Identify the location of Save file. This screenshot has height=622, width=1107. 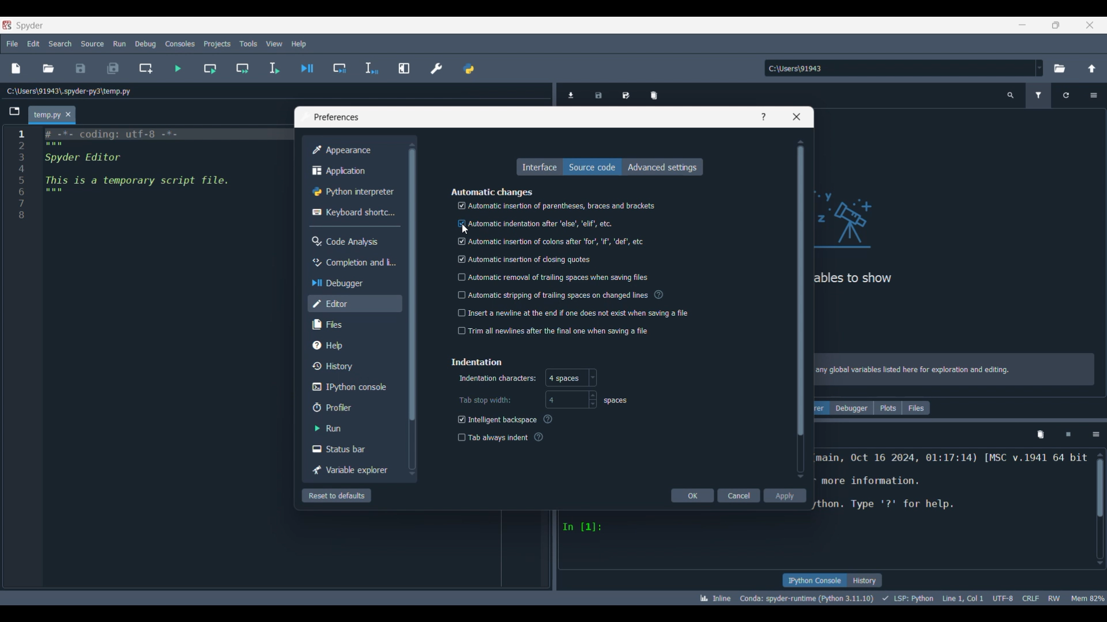
(81, 69).